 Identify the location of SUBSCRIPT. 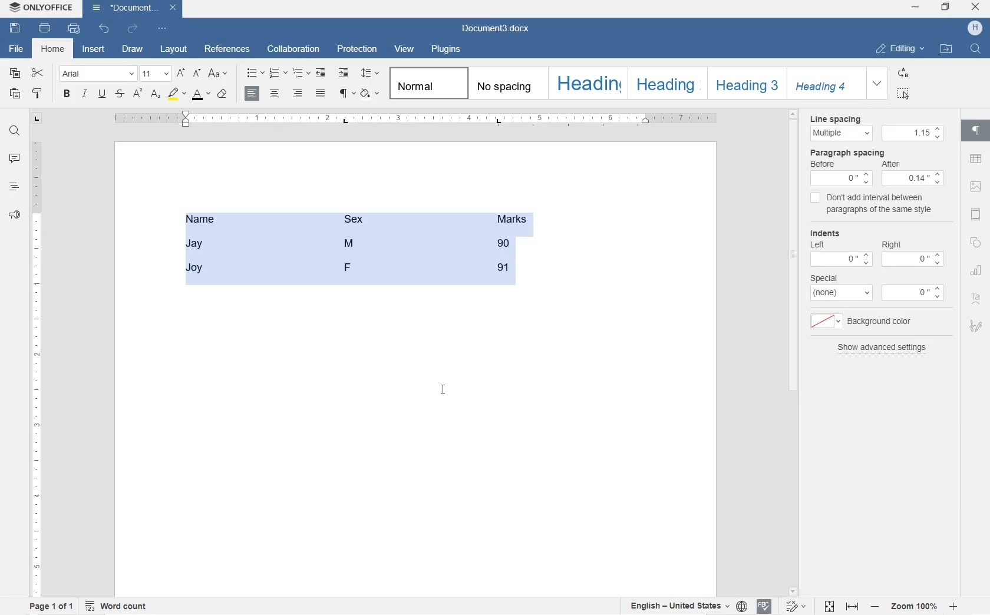
(156, 94).